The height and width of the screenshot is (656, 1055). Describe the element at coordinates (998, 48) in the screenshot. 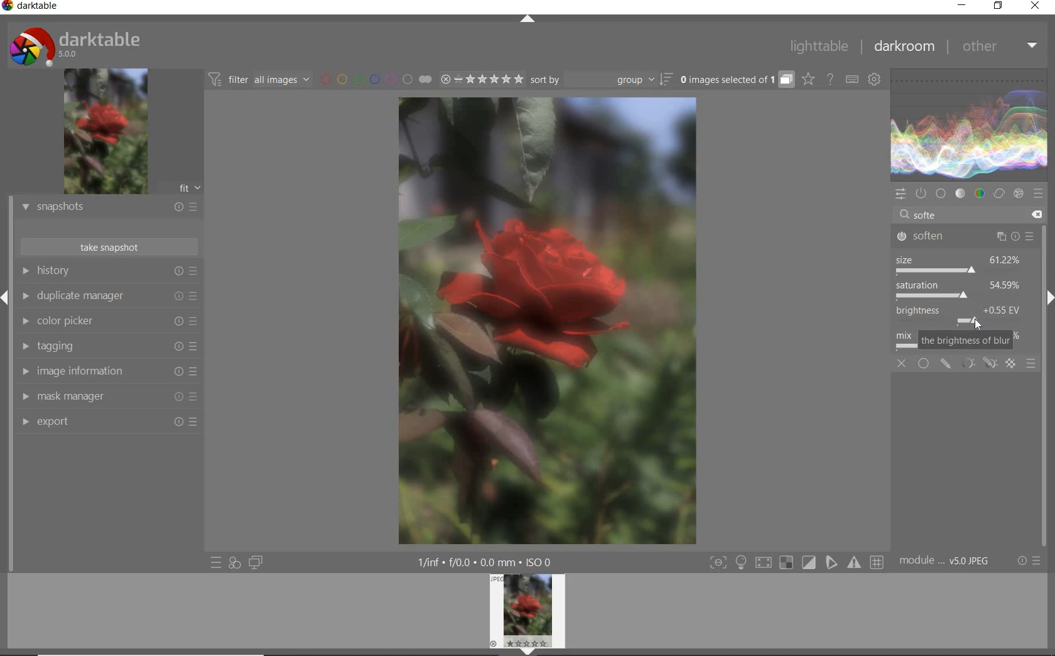

I see `other` at that location.